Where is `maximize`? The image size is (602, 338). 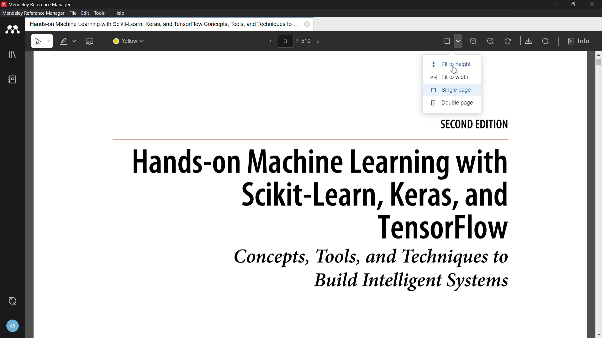 maximize is located at coordinates (573, 5).